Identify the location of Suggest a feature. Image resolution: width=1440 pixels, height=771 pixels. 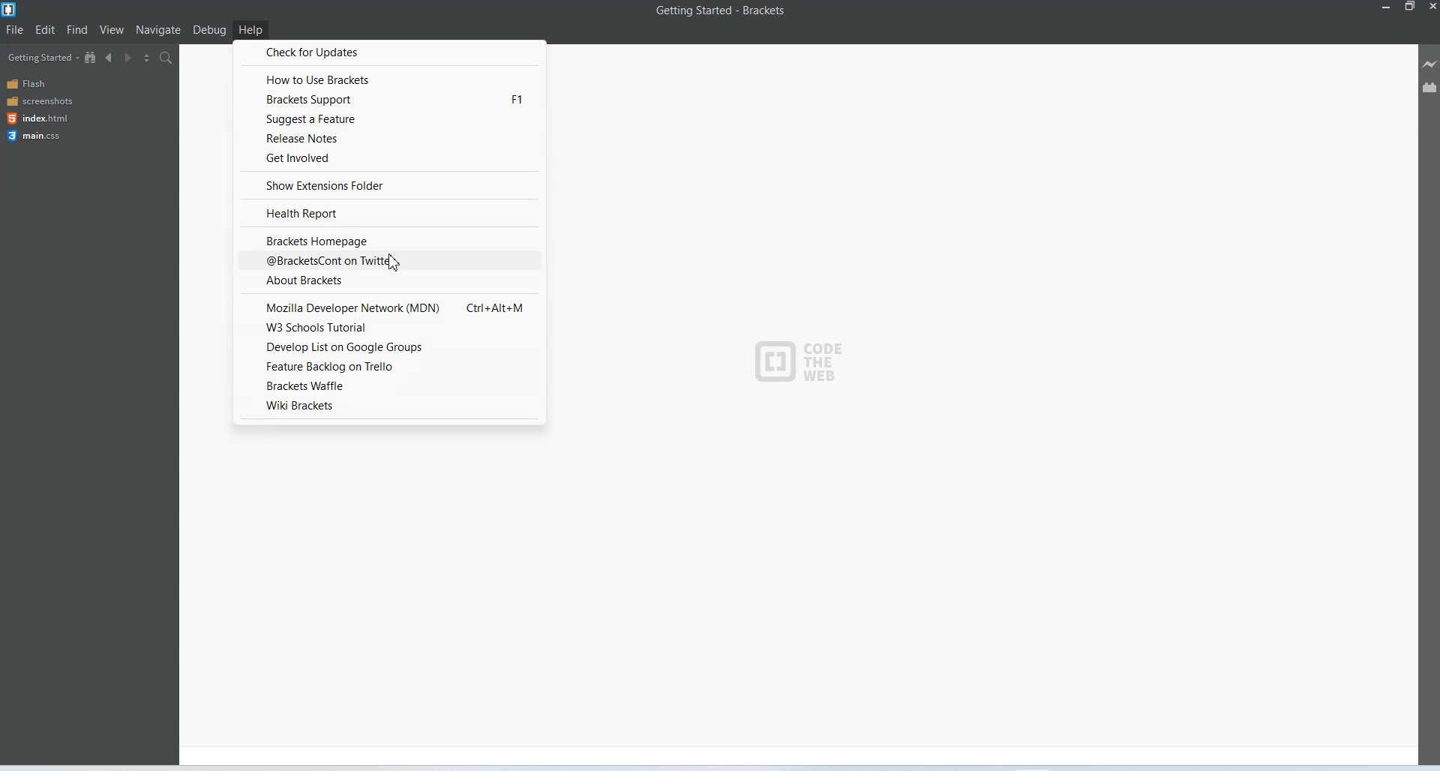
(389, 118).